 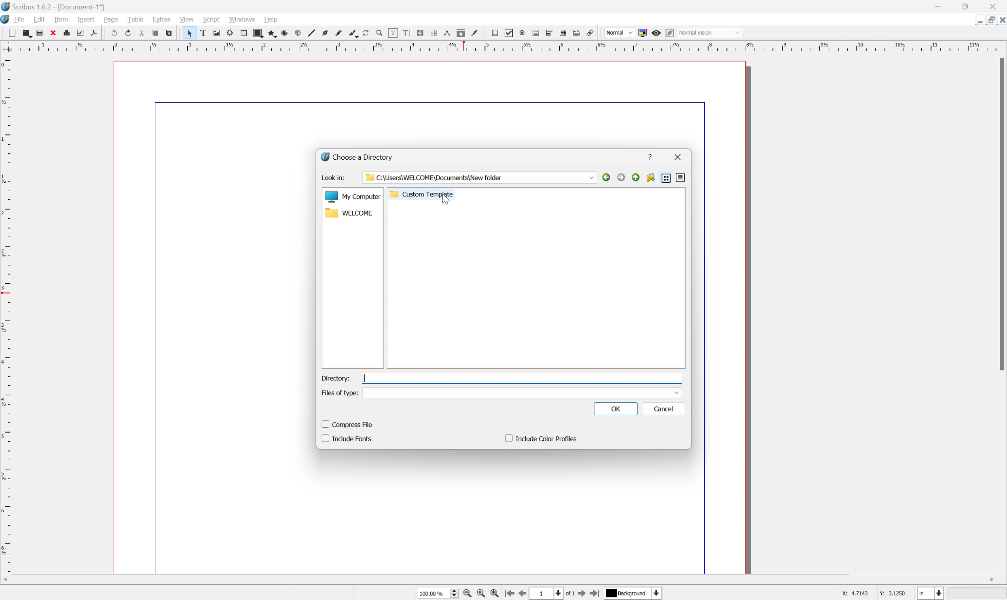 I want to click on image frame, so click(x=217, y=33).